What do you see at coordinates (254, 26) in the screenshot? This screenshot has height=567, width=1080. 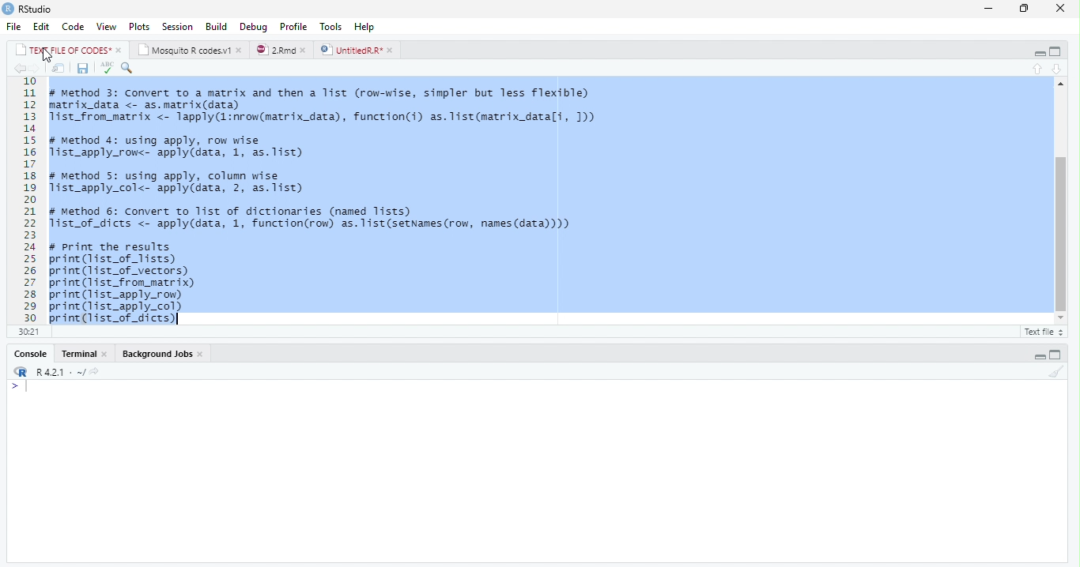 I see `Debug` at bounding box center [254, 26].